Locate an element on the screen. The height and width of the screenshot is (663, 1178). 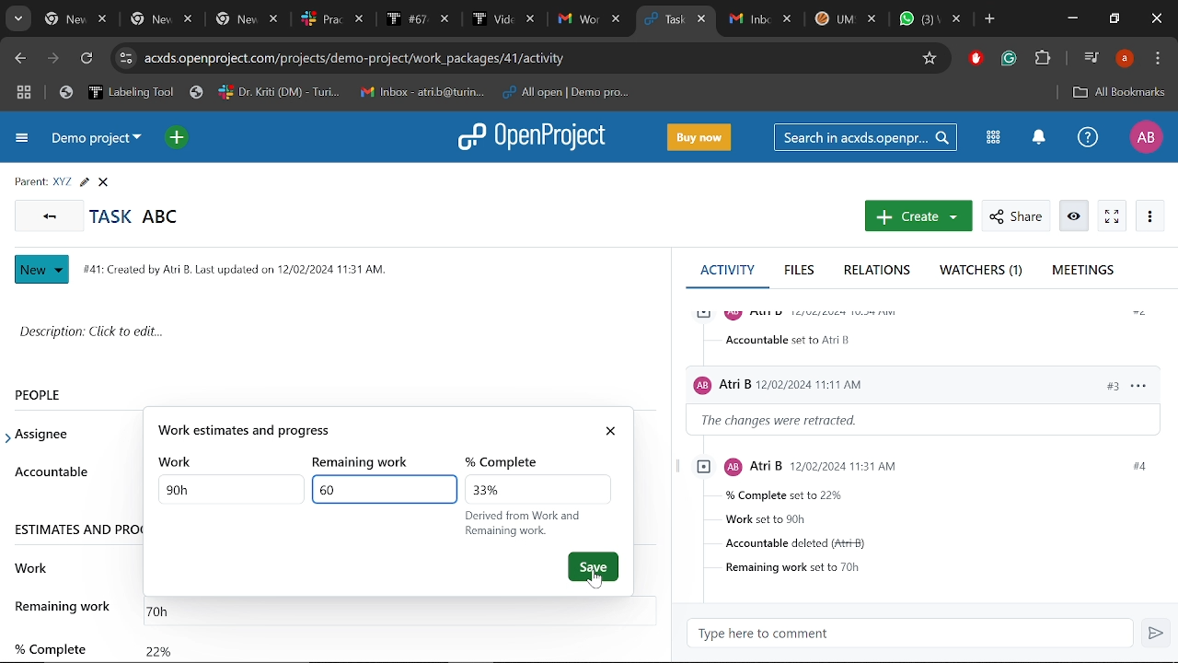
Files is located at coordinates (801, 272).